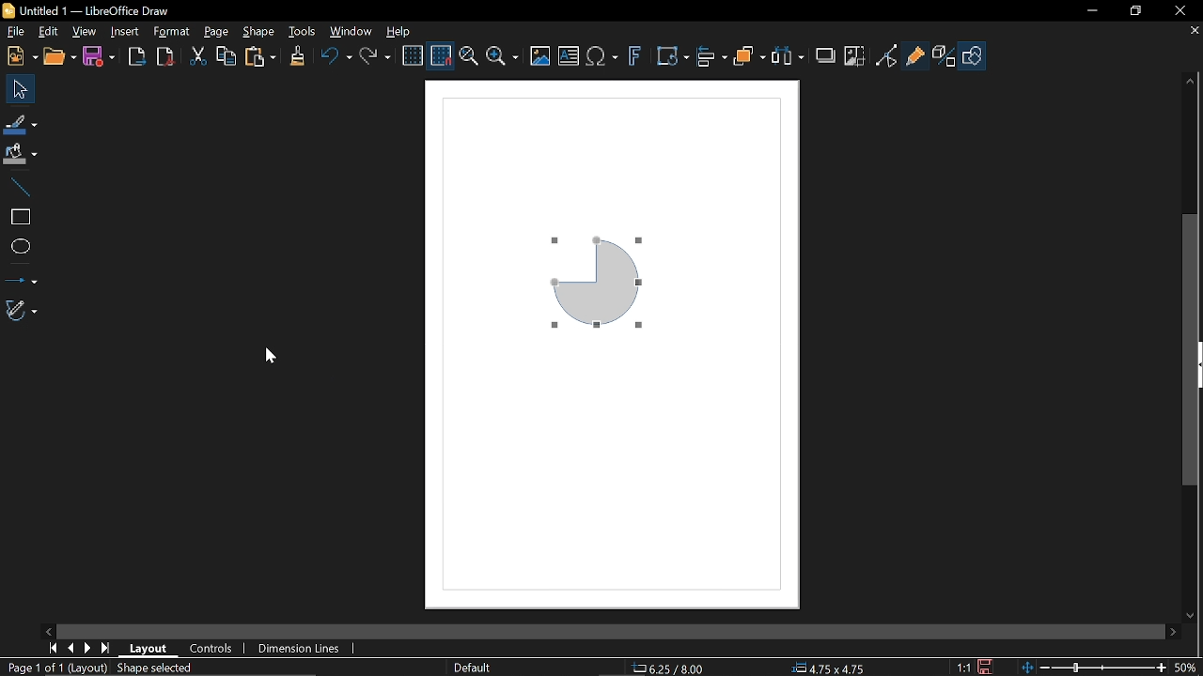 The width and height of the screenshot is (1203, 676). Describe the element at coordinates (23, 311) in the screenshot. I see `Curves and polygons` at that location.